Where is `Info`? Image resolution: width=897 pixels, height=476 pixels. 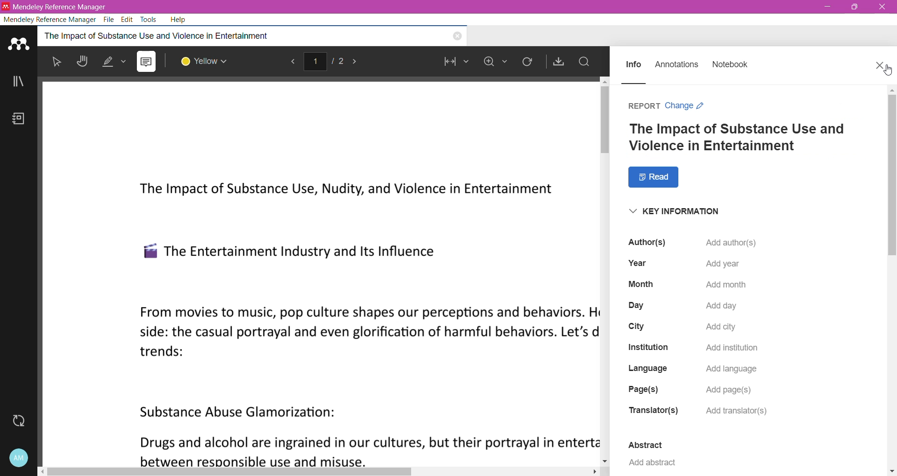 Info is located at coordinates (634, 63).